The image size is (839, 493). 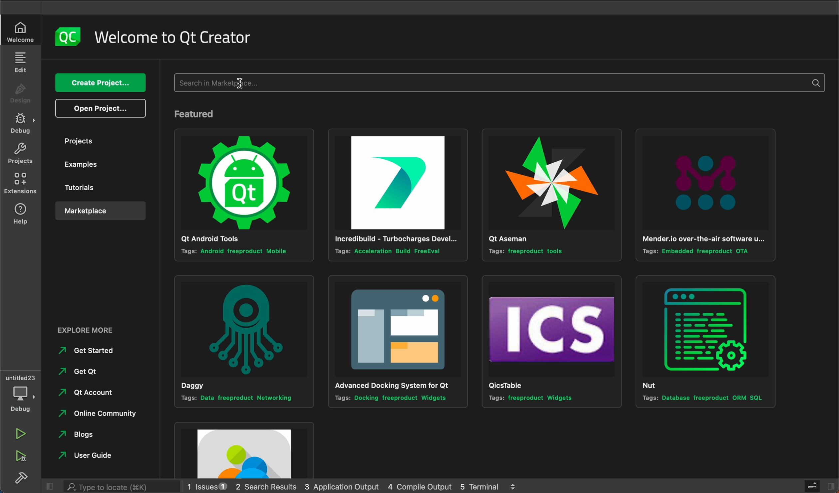 What do you see at coordinates (68, 36) in the screenshot?
I see `logo` at bounding box center [68, 36].